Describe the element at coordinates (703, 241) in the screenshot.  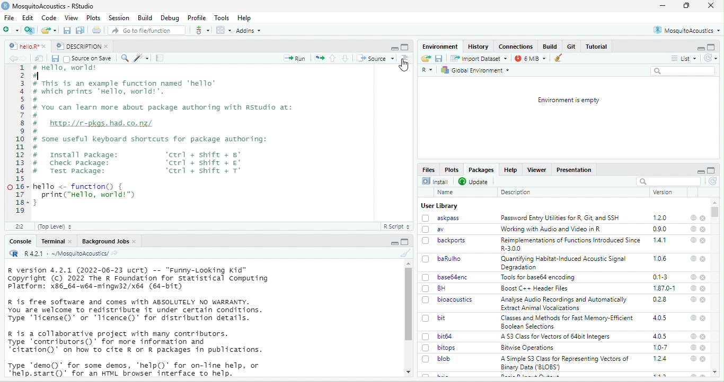
I see `close` at that location.